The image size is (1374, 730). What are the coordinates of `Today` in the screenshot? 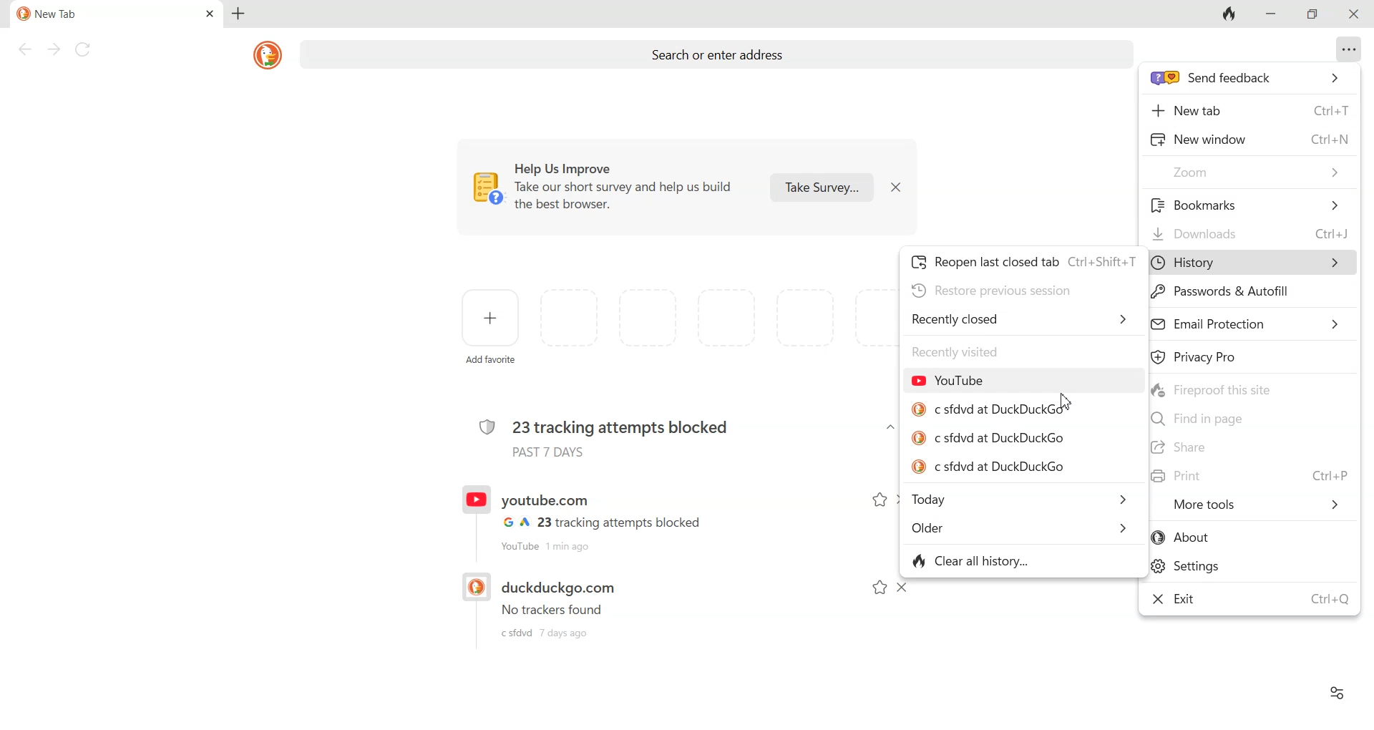 It's located at (1024, 500).